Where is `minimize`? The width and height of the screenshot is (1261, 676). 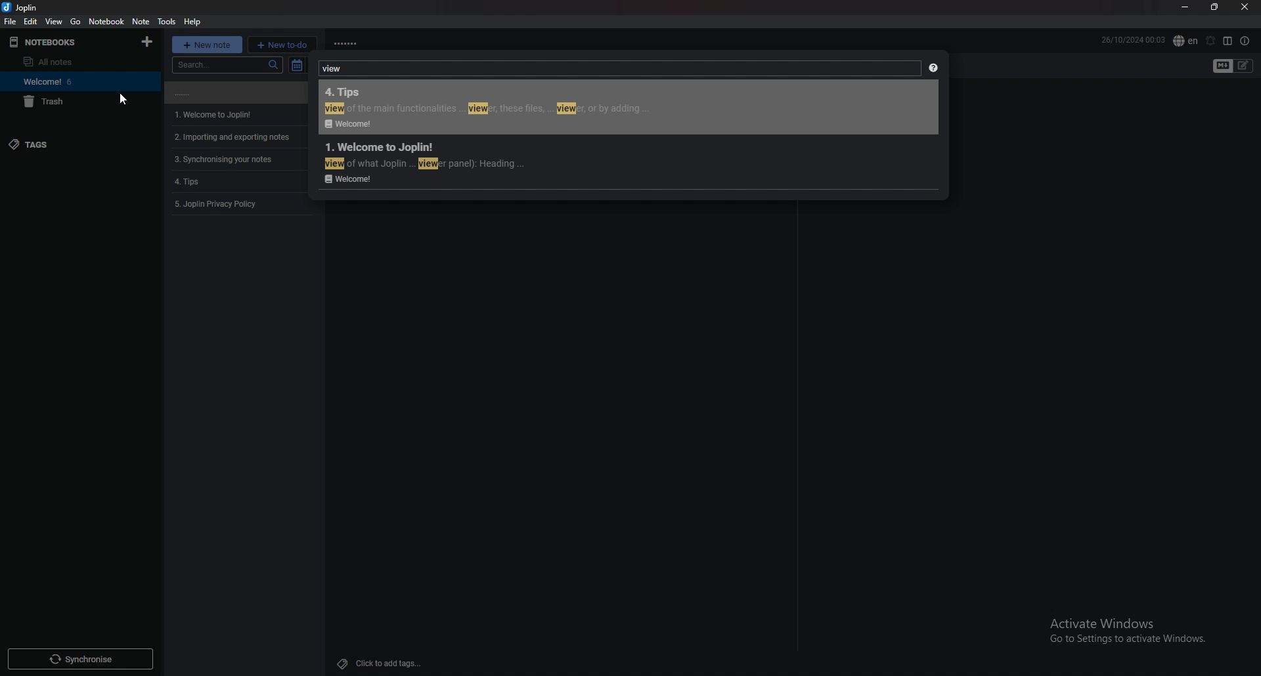 minimize is located at coordinates (1186, 7).